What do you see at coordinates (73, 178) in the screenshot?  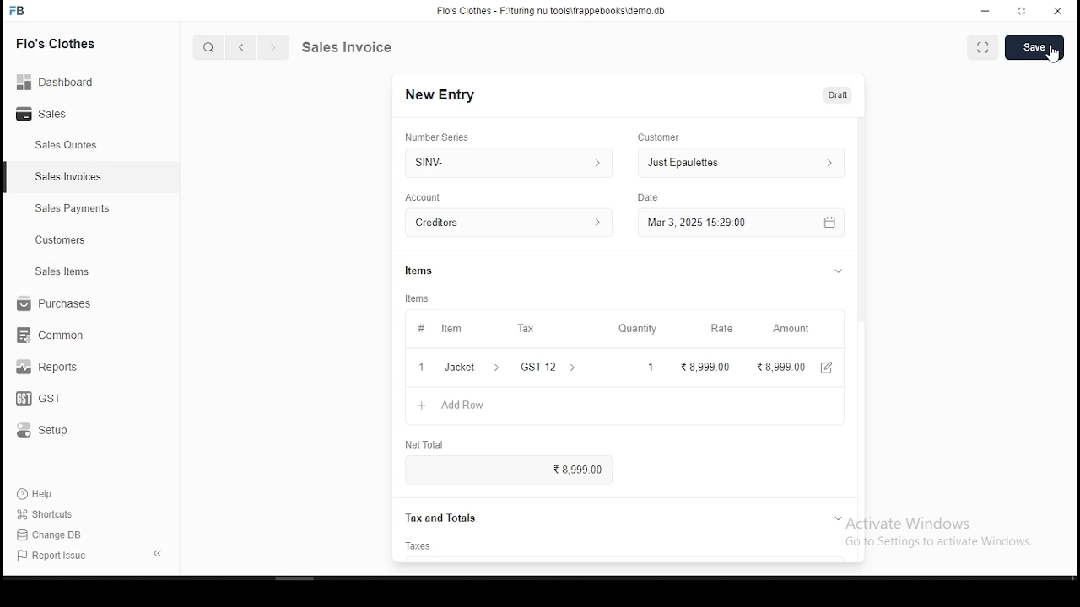 I see `sales invoices` at bounding box center [73, 178].